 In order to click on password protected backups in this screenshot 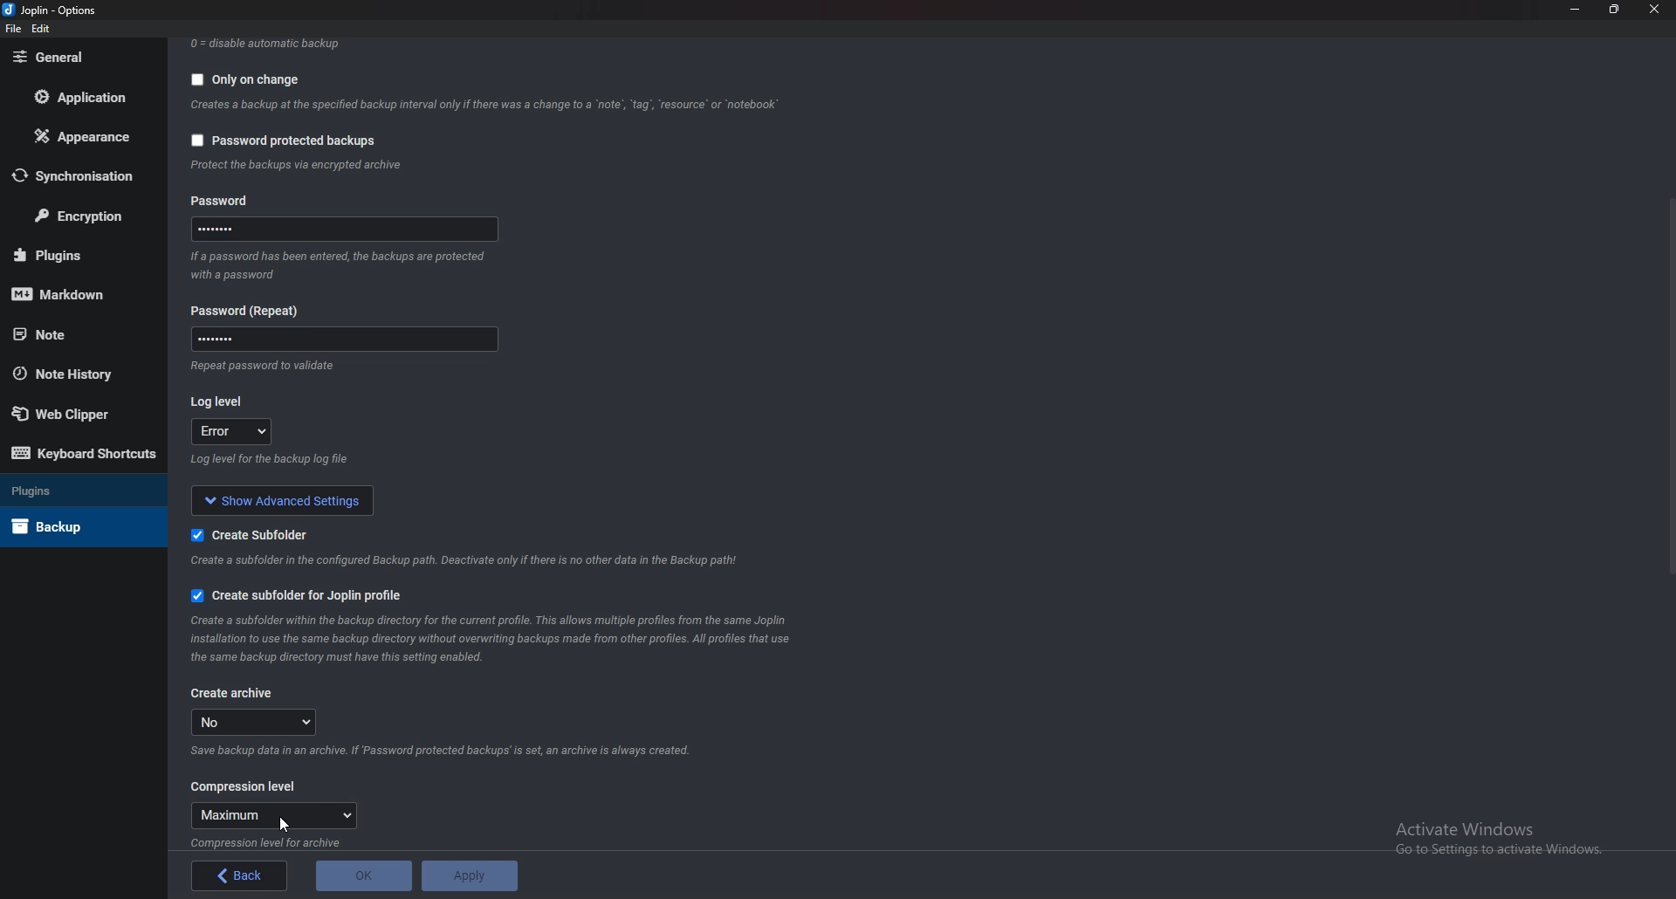, I will do `click(285, 144)`.